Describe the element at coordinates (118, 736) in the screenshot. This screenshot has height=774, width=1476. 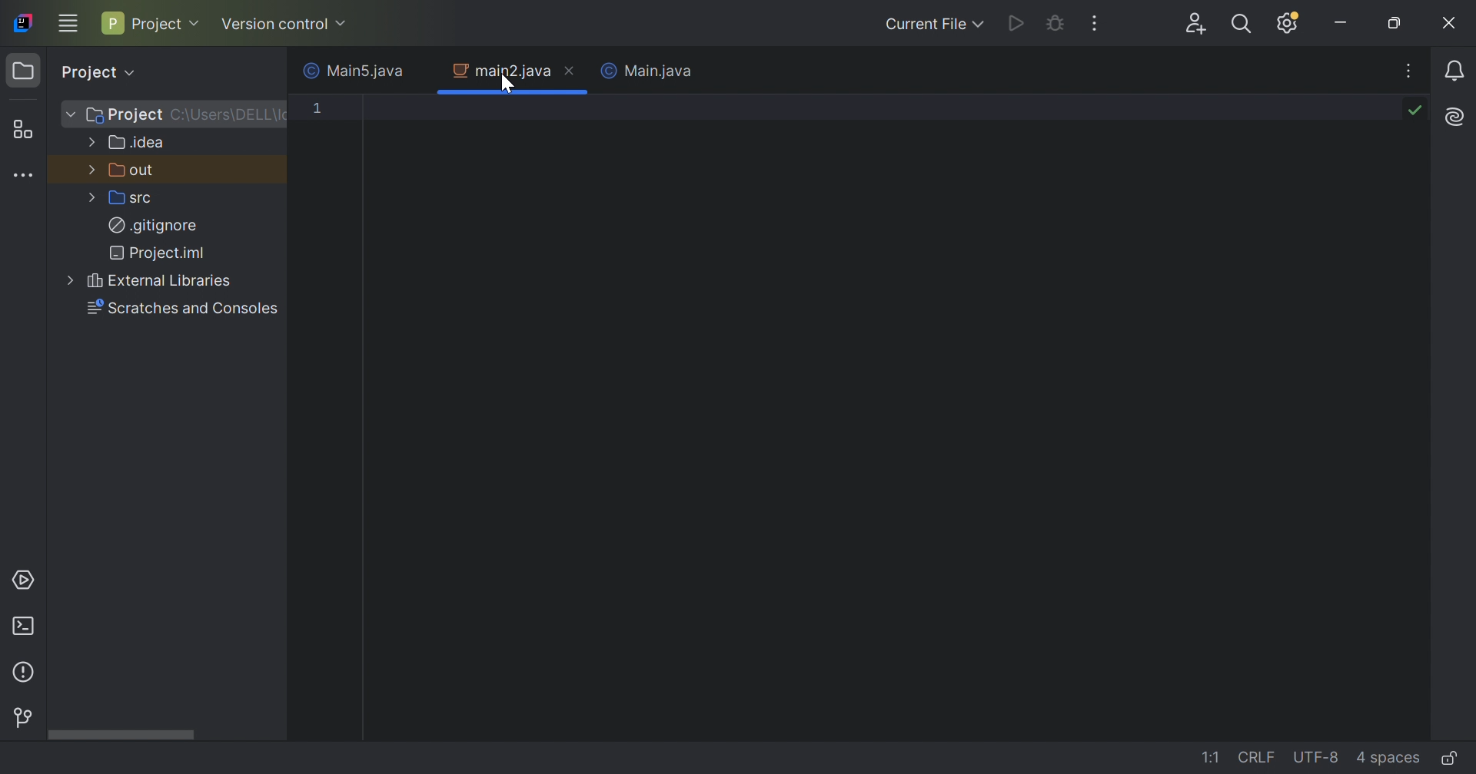
I see `Scroll bar` at that location.